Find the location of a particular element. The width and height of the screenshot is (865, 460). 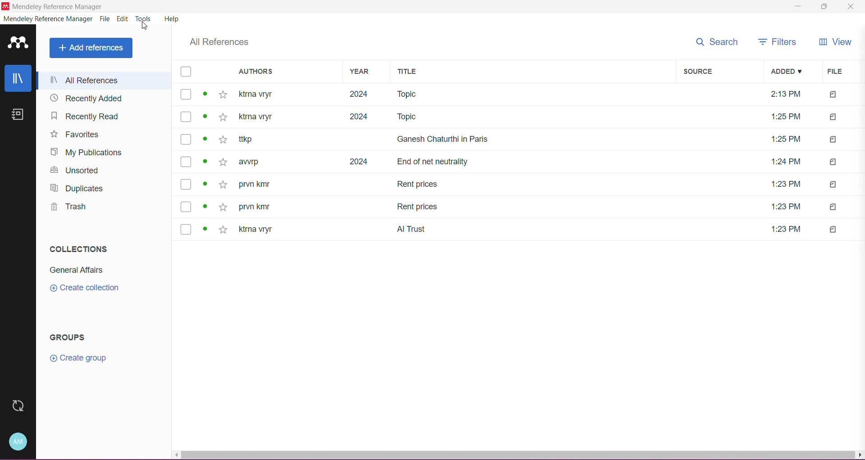

Notes is located at coordinates (20, 116).